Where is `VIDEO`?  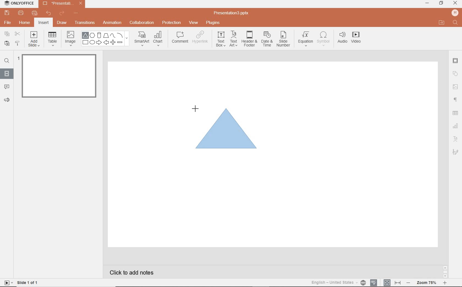
VIDEO is located at coordinates (358, 38).